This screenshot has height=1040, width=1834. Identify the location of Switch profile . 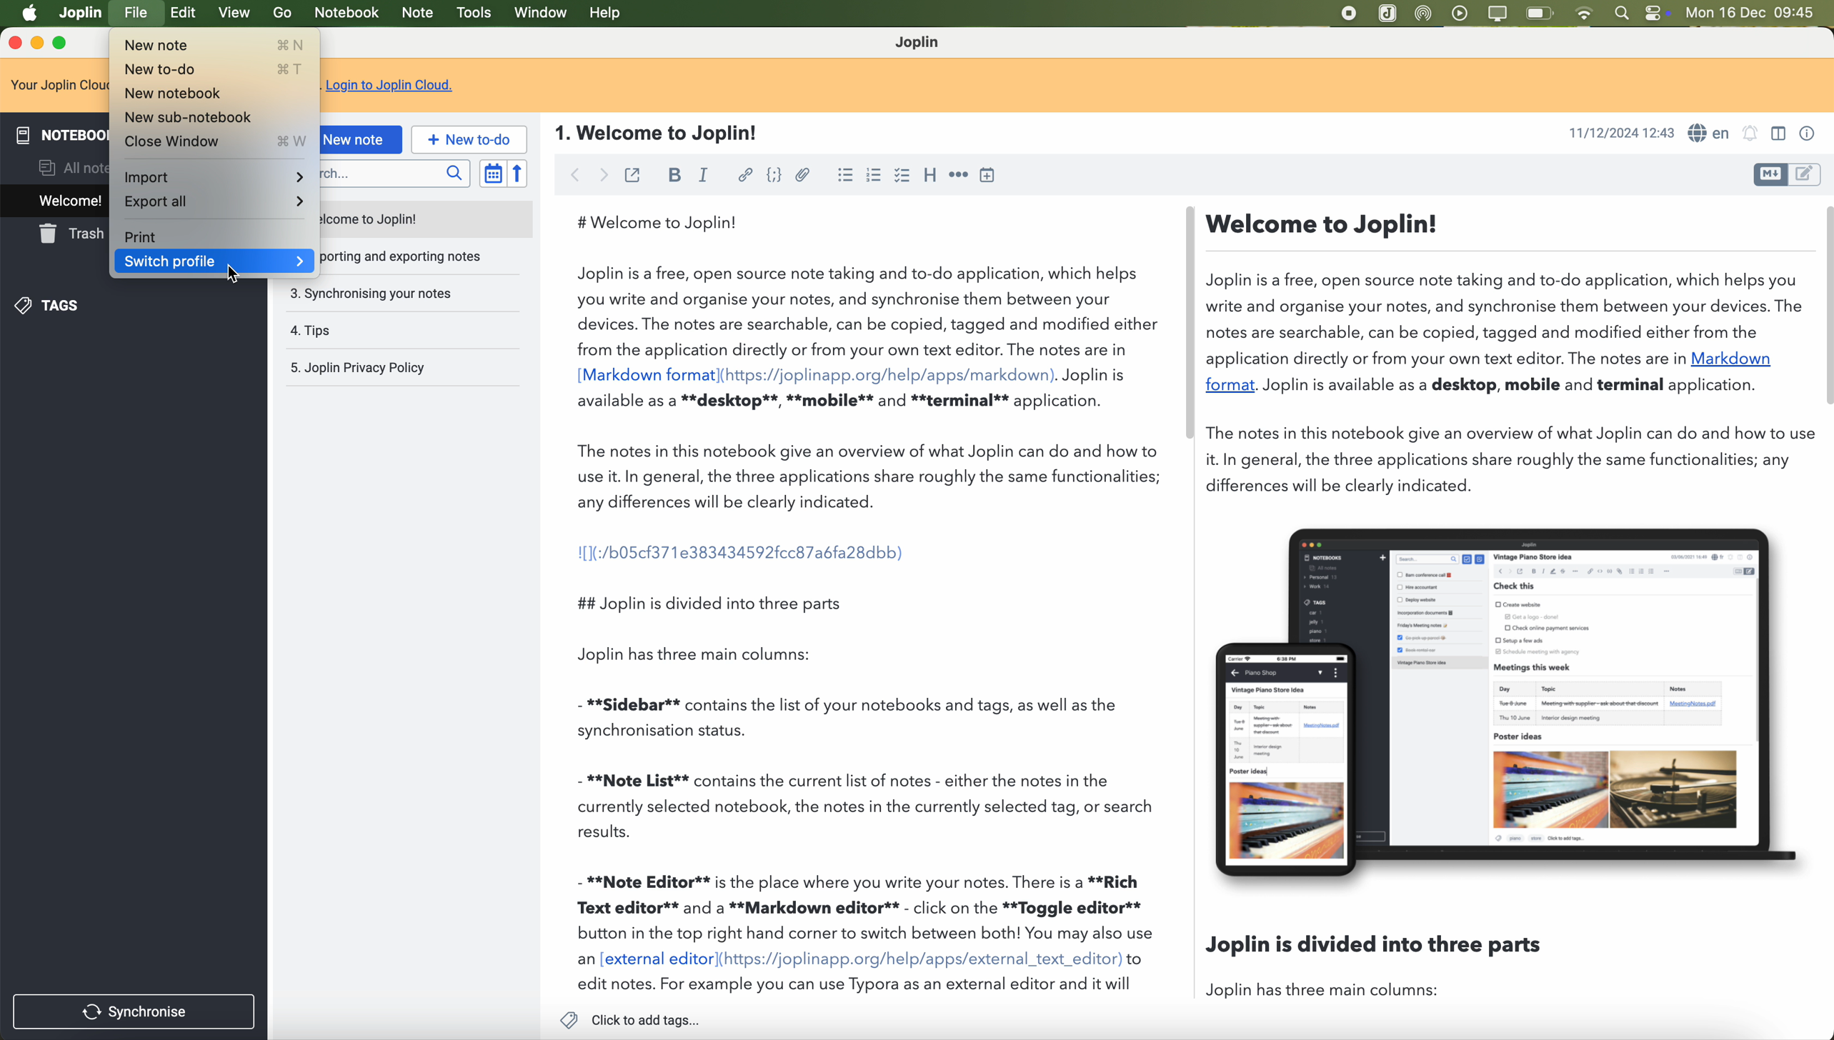
(214, 260).